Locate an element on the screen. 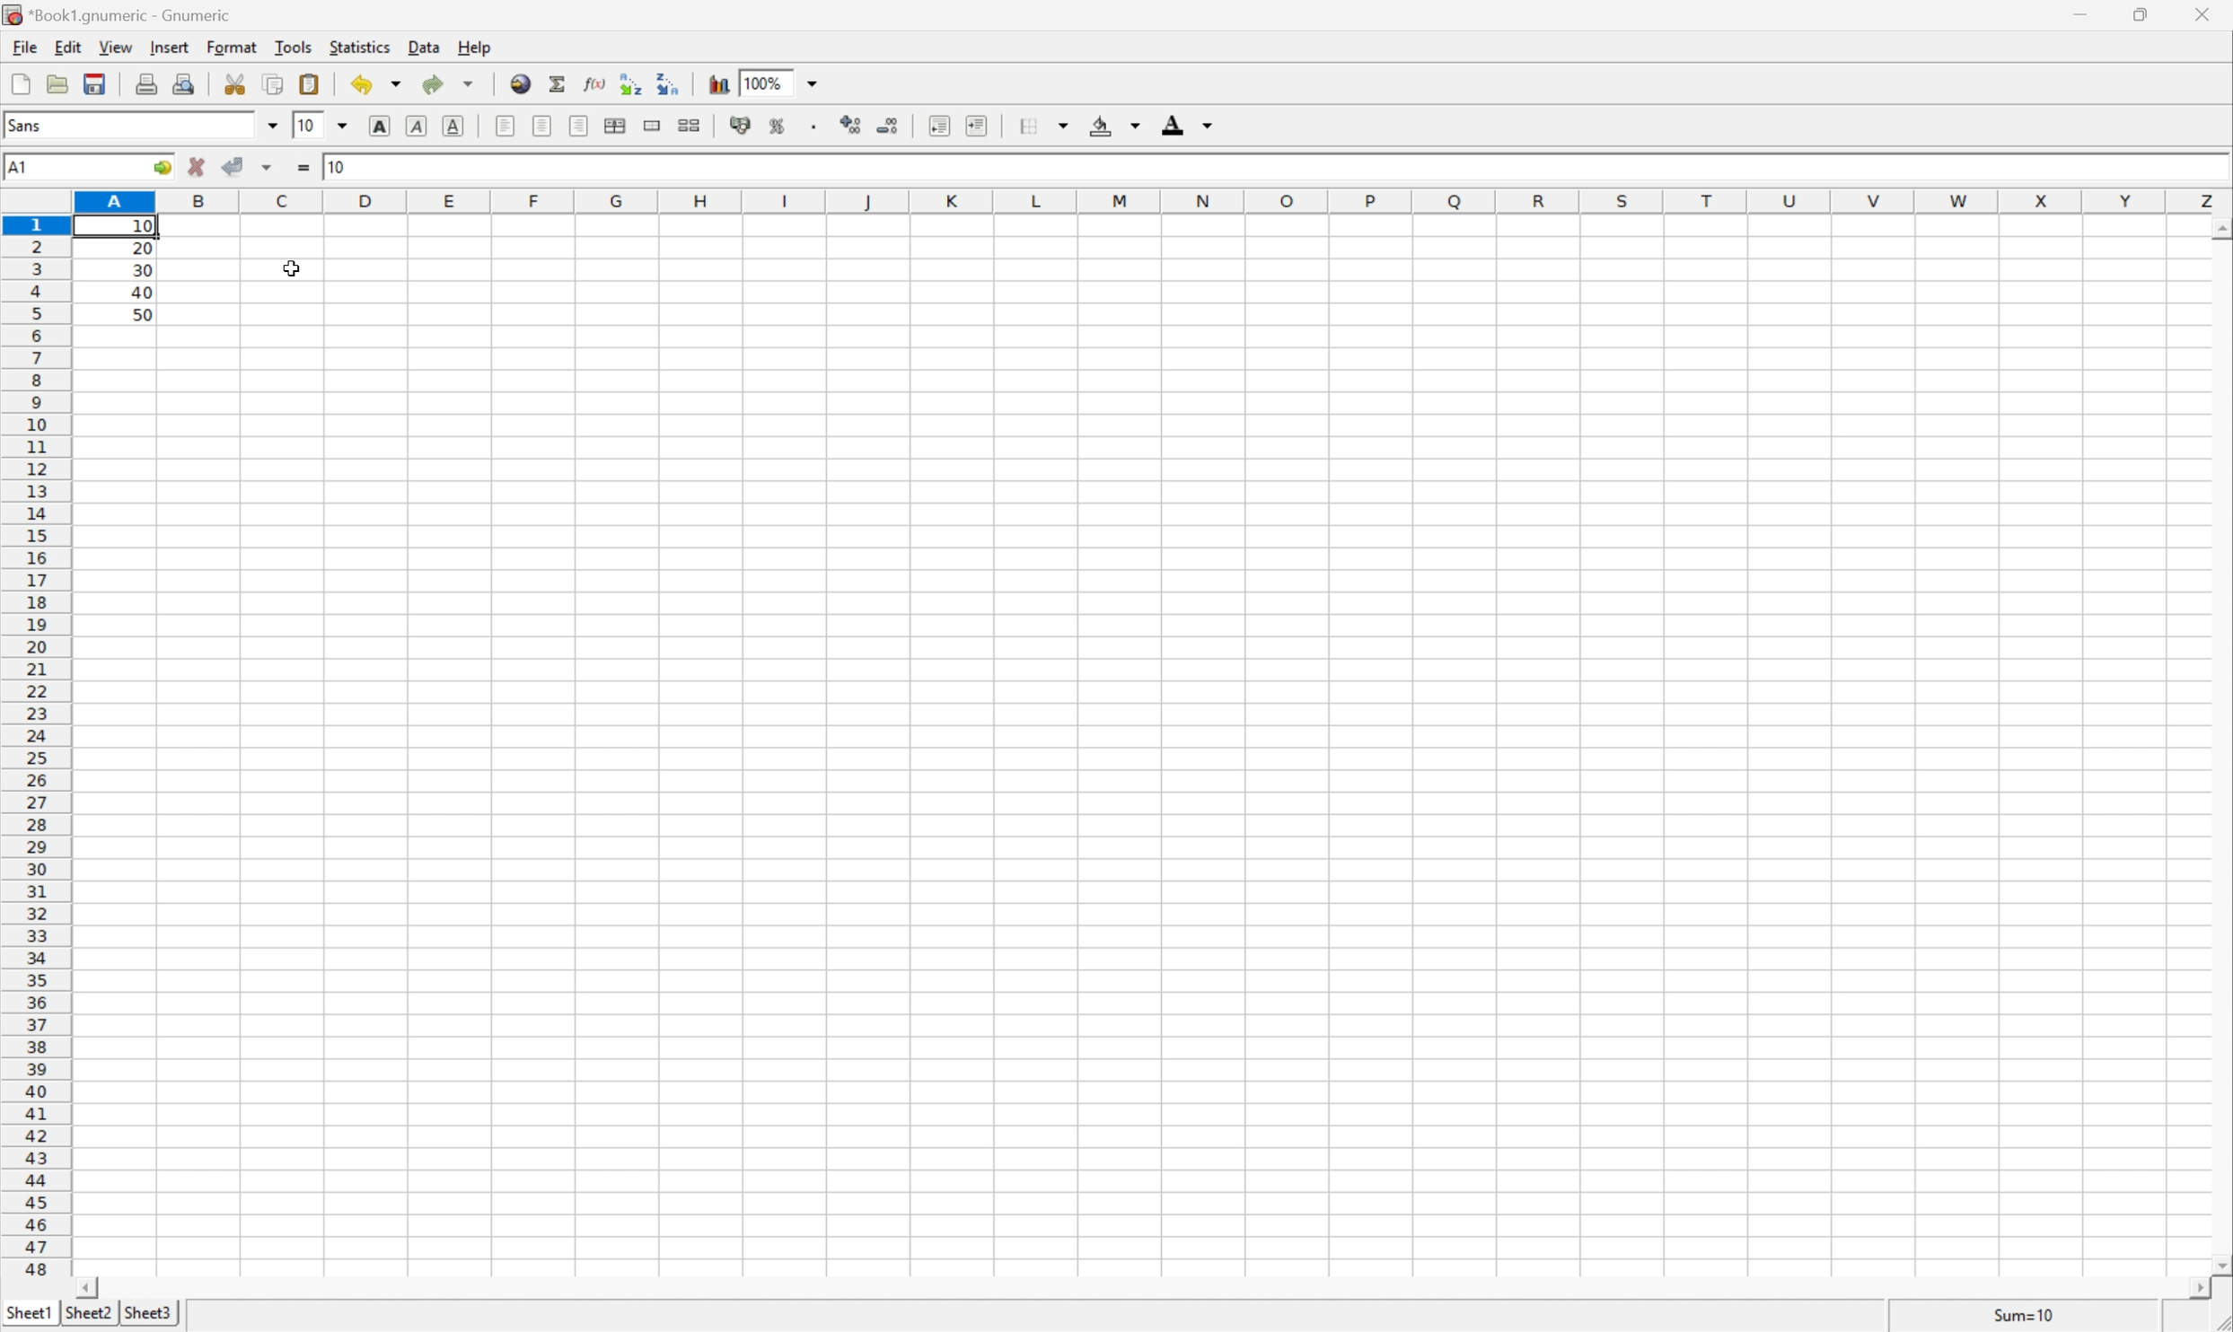 The width and height of the screenshot is (2233, 1332). Drop down is located at coordinates (1135, 126).